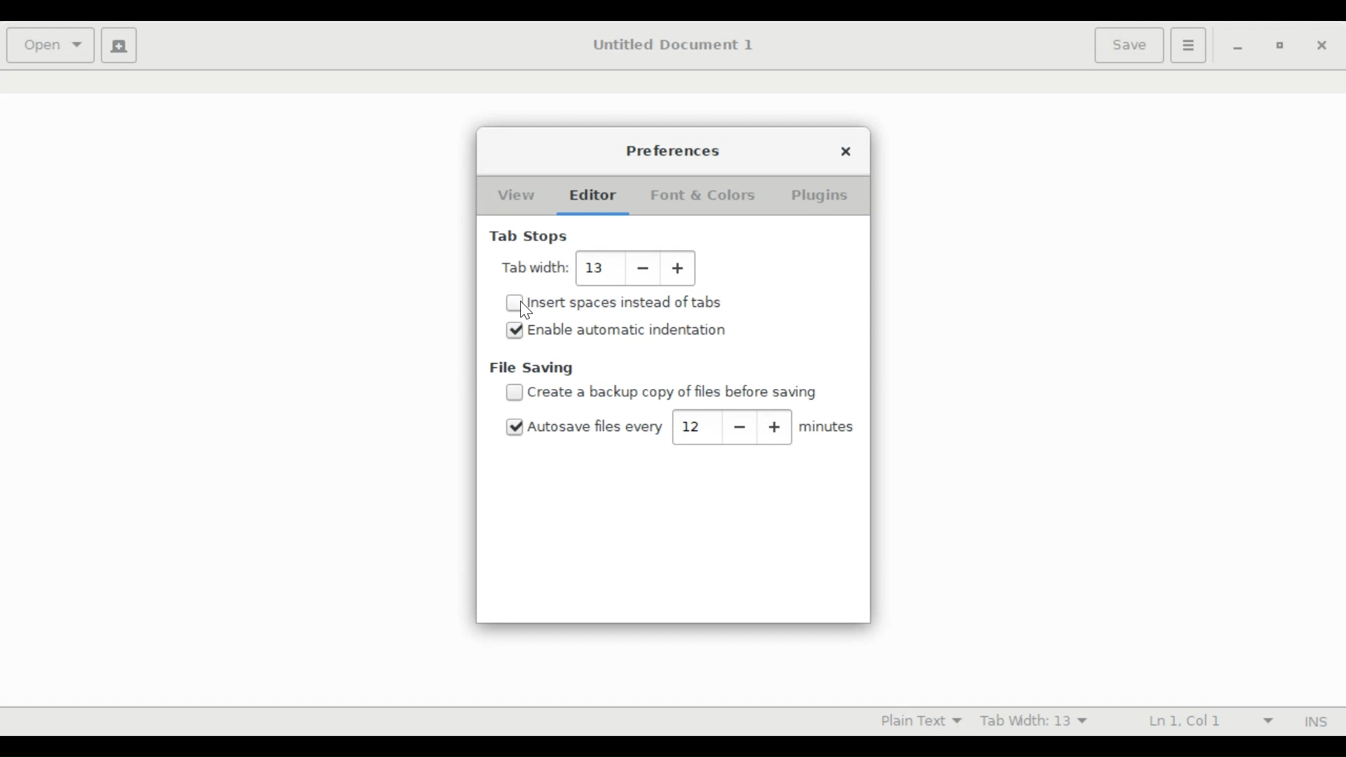 This screenshot has height=757, width=1346. I want to click on File Saving, so click(532, 369).